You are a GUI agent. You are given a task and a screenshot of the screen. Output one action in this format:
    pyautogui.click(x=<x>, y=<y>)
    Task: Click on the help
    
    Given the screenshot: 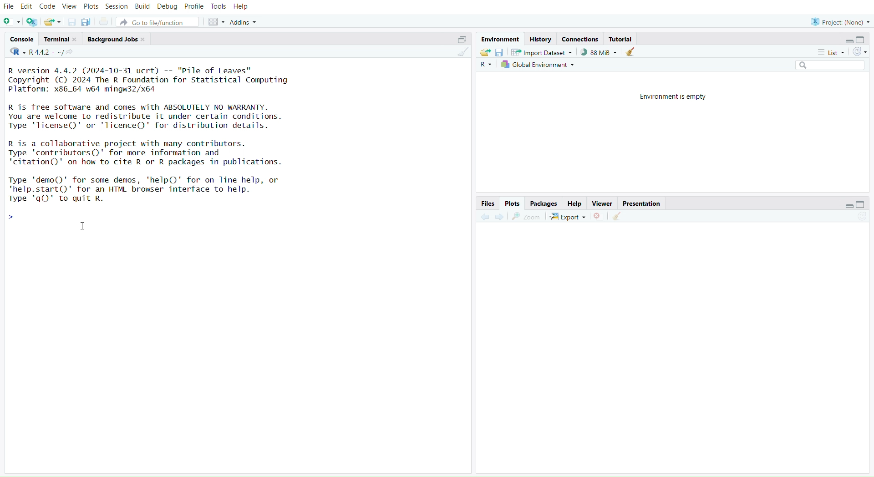 What is the action you would take?
    pyautogui.click(x=242, y=7)
    